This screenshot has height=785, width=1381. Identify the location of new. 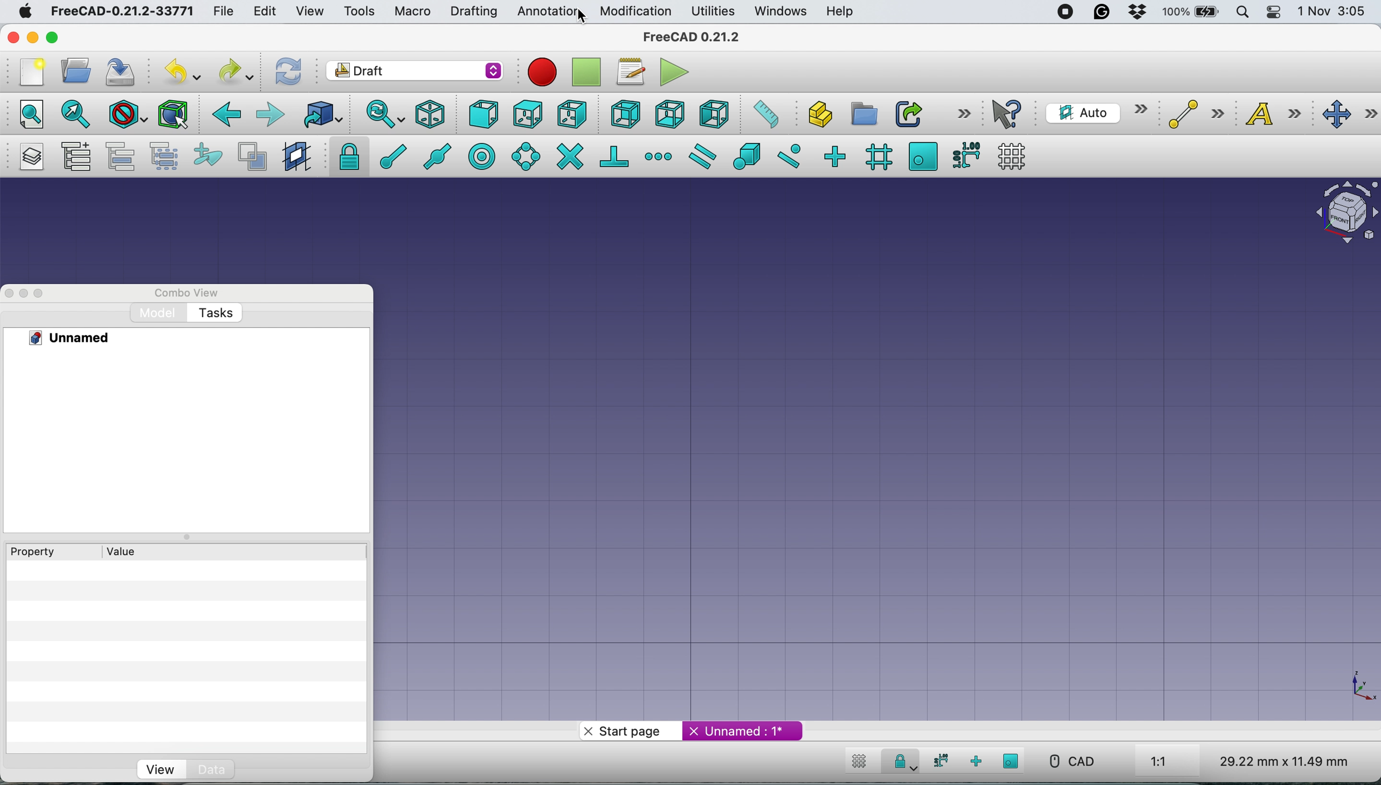
(30, 73).